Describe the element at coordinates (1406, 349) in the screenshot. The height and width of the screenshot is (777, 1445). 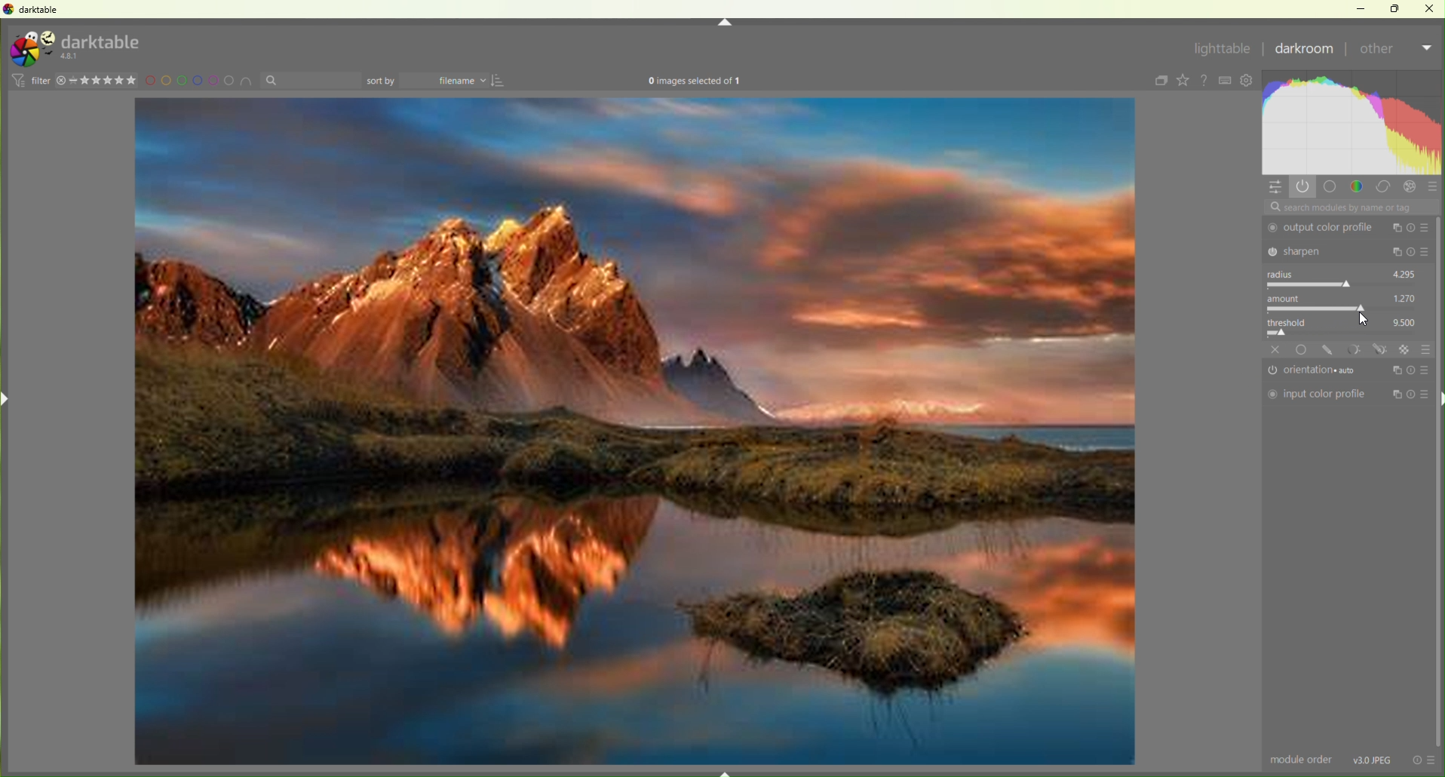
I see `Effects` at that location.